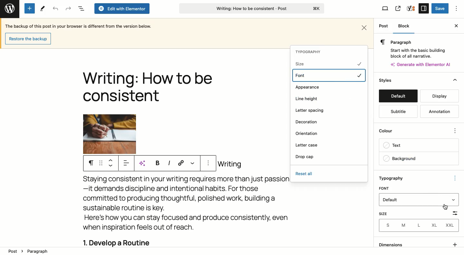 The height and width of the screenshot is (255, 464). I want to click on Post, so click(11, 252).